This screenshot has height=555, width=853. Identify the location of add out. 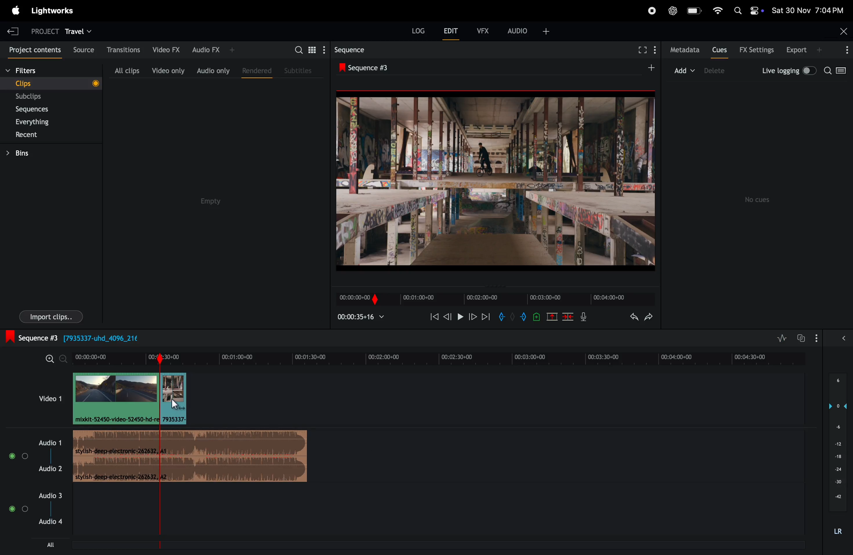
(524, 318).